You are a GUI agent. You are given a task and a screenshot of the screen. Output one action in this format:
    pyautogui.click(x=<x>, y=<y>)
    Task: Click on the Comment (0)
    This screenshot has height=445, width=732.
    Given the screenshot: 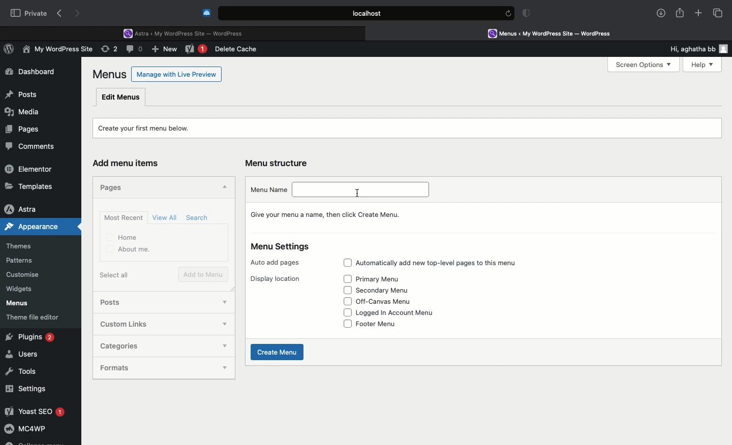 What is the action you would take?
    pyautogui.click(x=136, y=49)
    